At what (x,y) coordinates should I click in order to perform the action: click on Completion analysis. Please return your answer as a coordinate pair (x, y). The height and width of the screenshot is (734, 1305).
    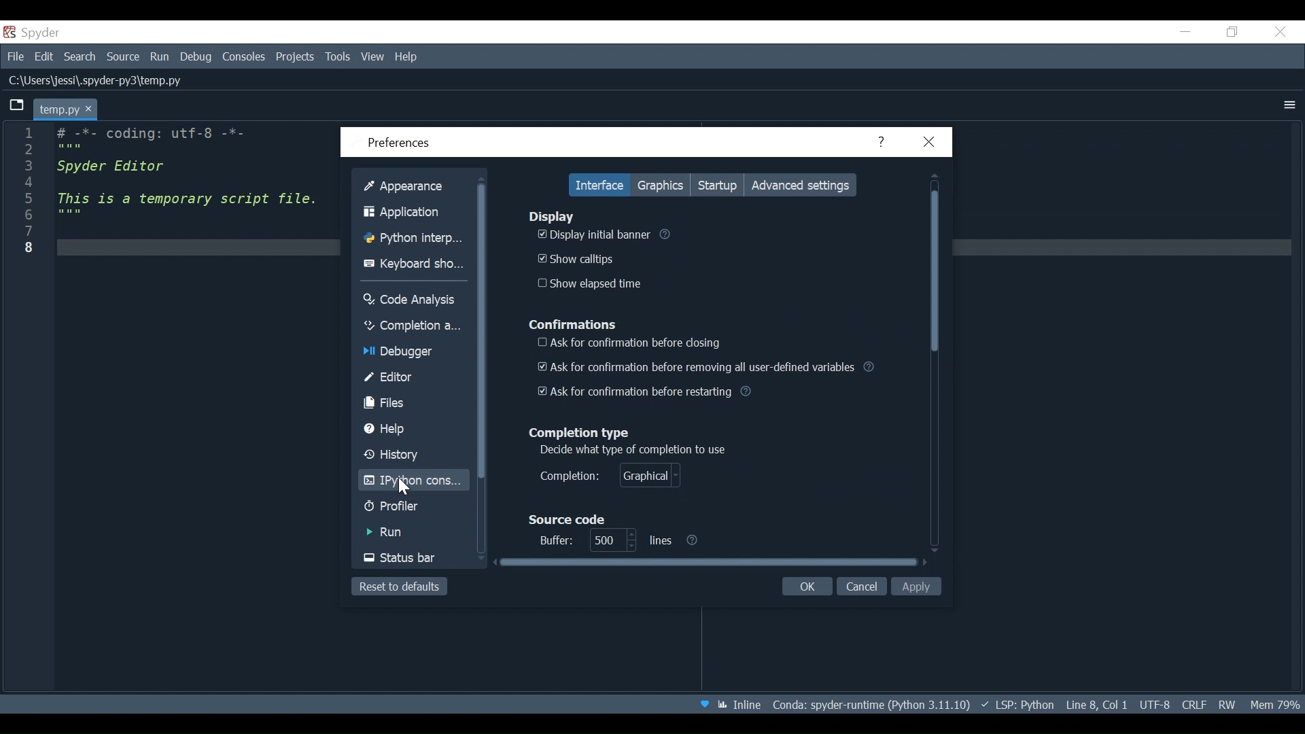
    Looking at the image, I should click on (412, 326).